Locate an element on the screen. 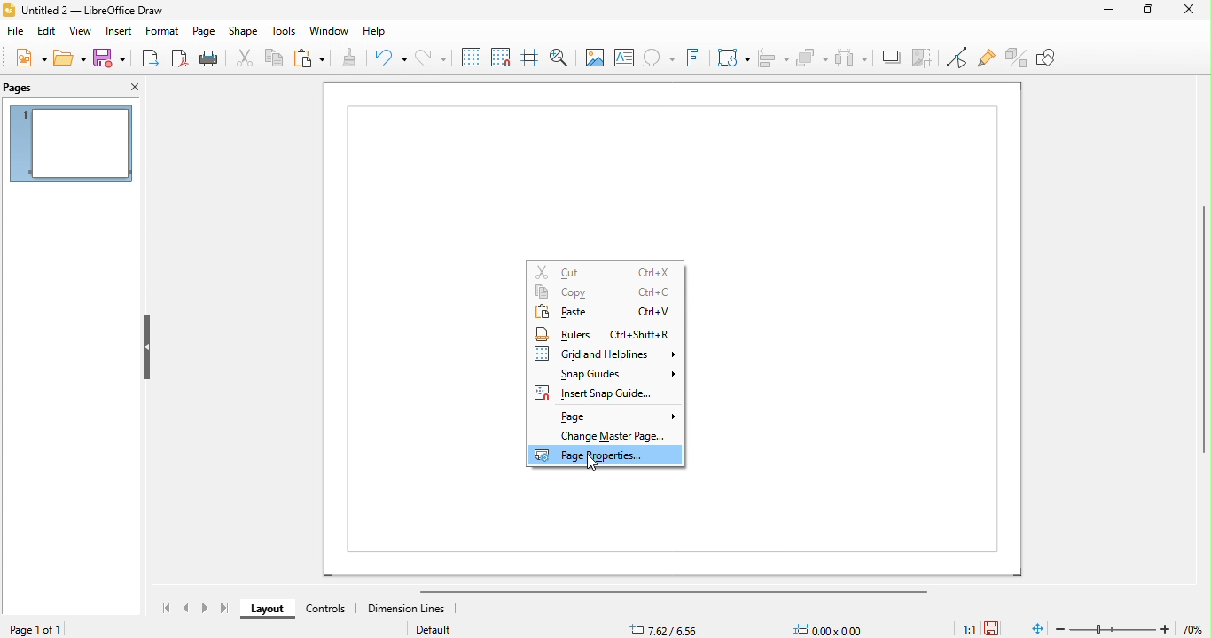  save is located at coordinates (111, 58).